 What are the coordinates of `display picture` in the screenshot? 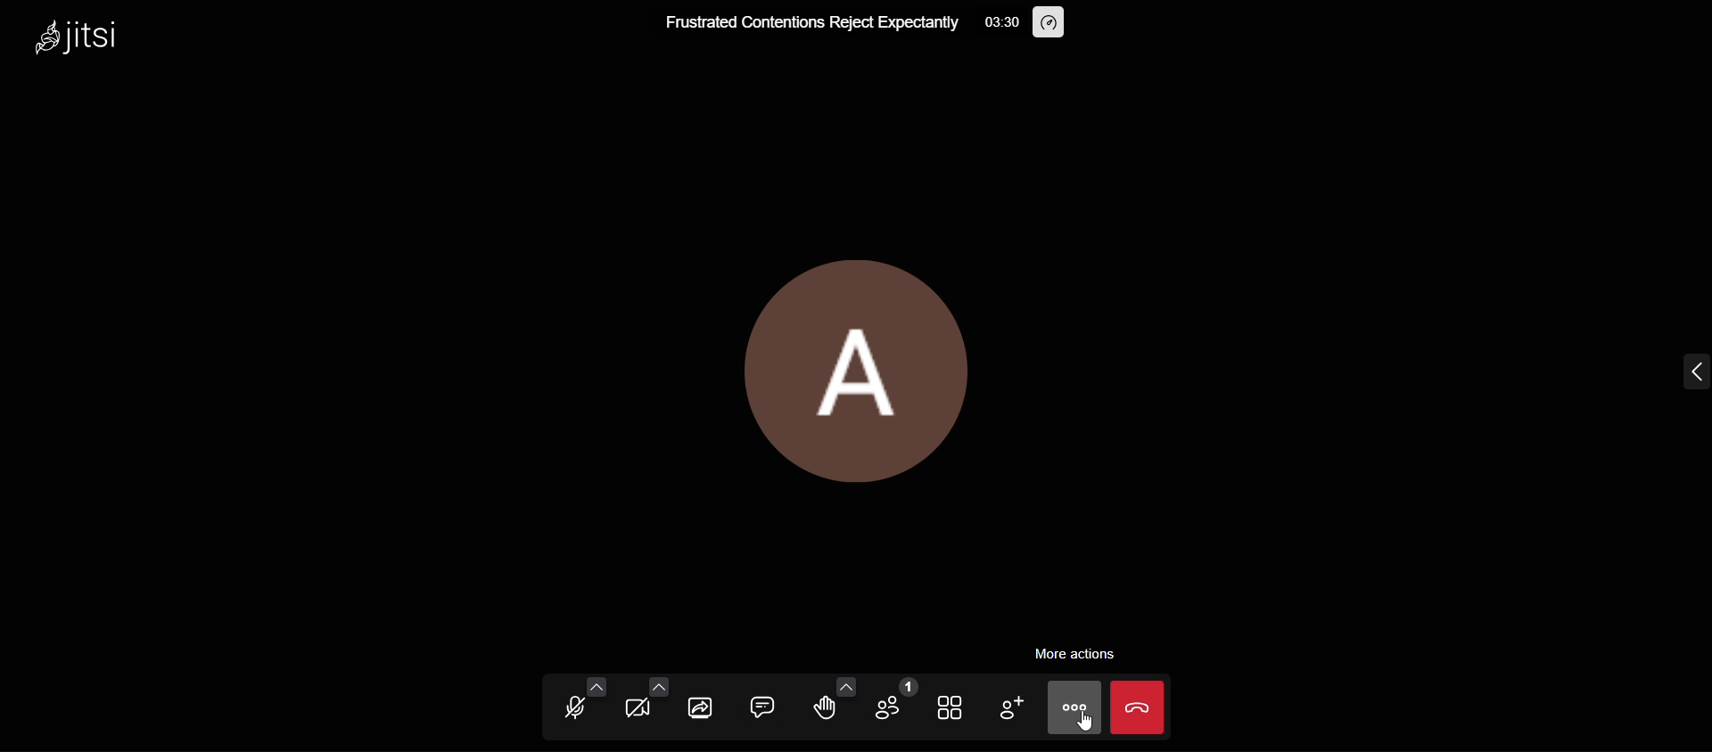 It's located at (862, 361).